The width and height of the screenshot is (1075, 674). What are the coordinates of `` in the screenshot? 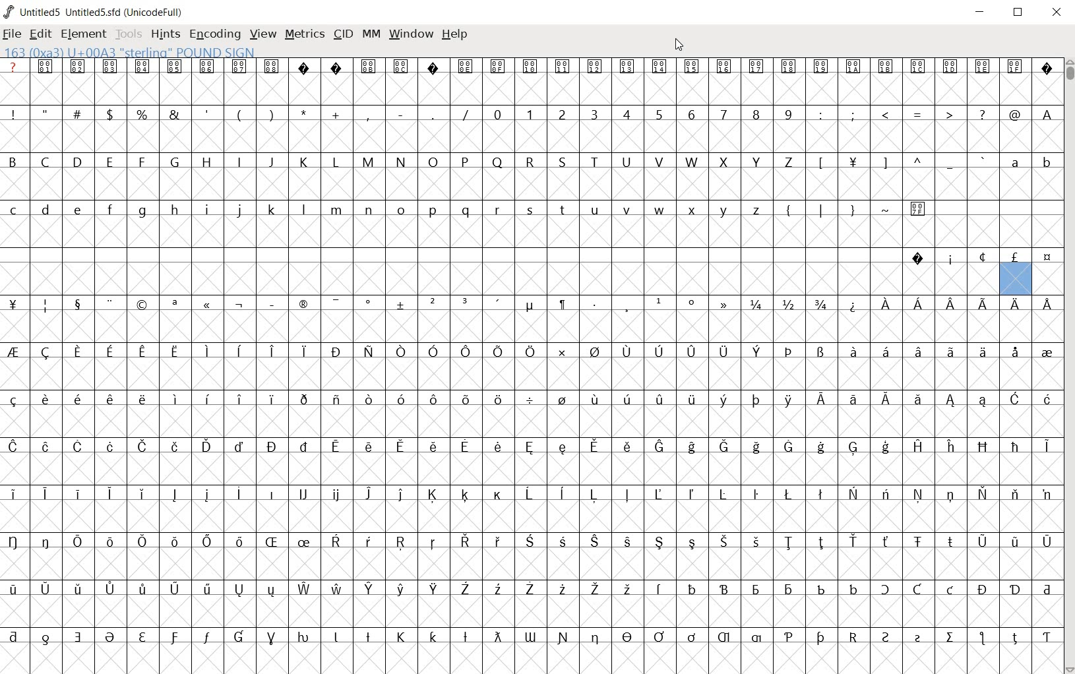 It's located at (951, 302).